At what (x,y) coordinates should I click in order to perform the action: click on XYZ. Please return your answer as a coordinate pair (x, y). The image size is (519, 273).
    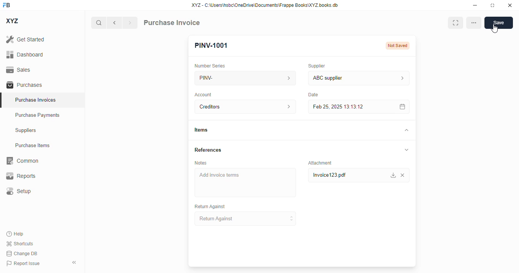
    Looking at the image, I should click on (13, 21).